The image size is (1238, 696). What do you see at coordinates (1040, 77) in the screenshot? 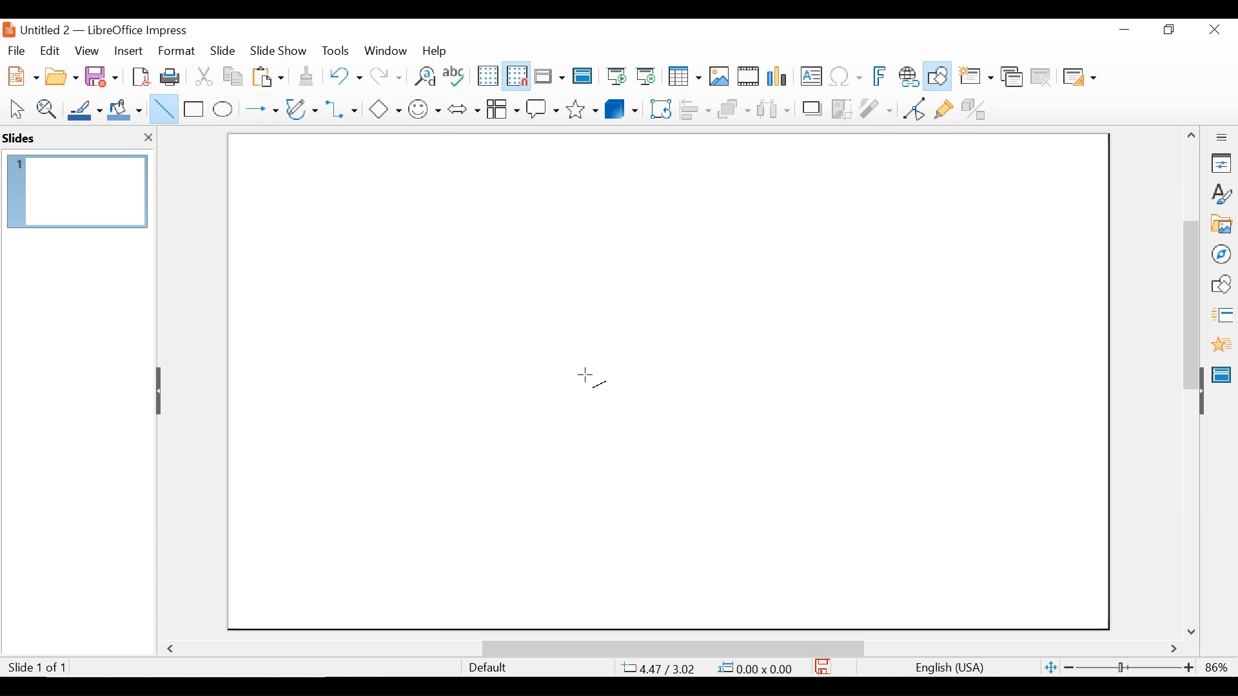
I see `Delete Slide` at bounding box center [1040, 77].